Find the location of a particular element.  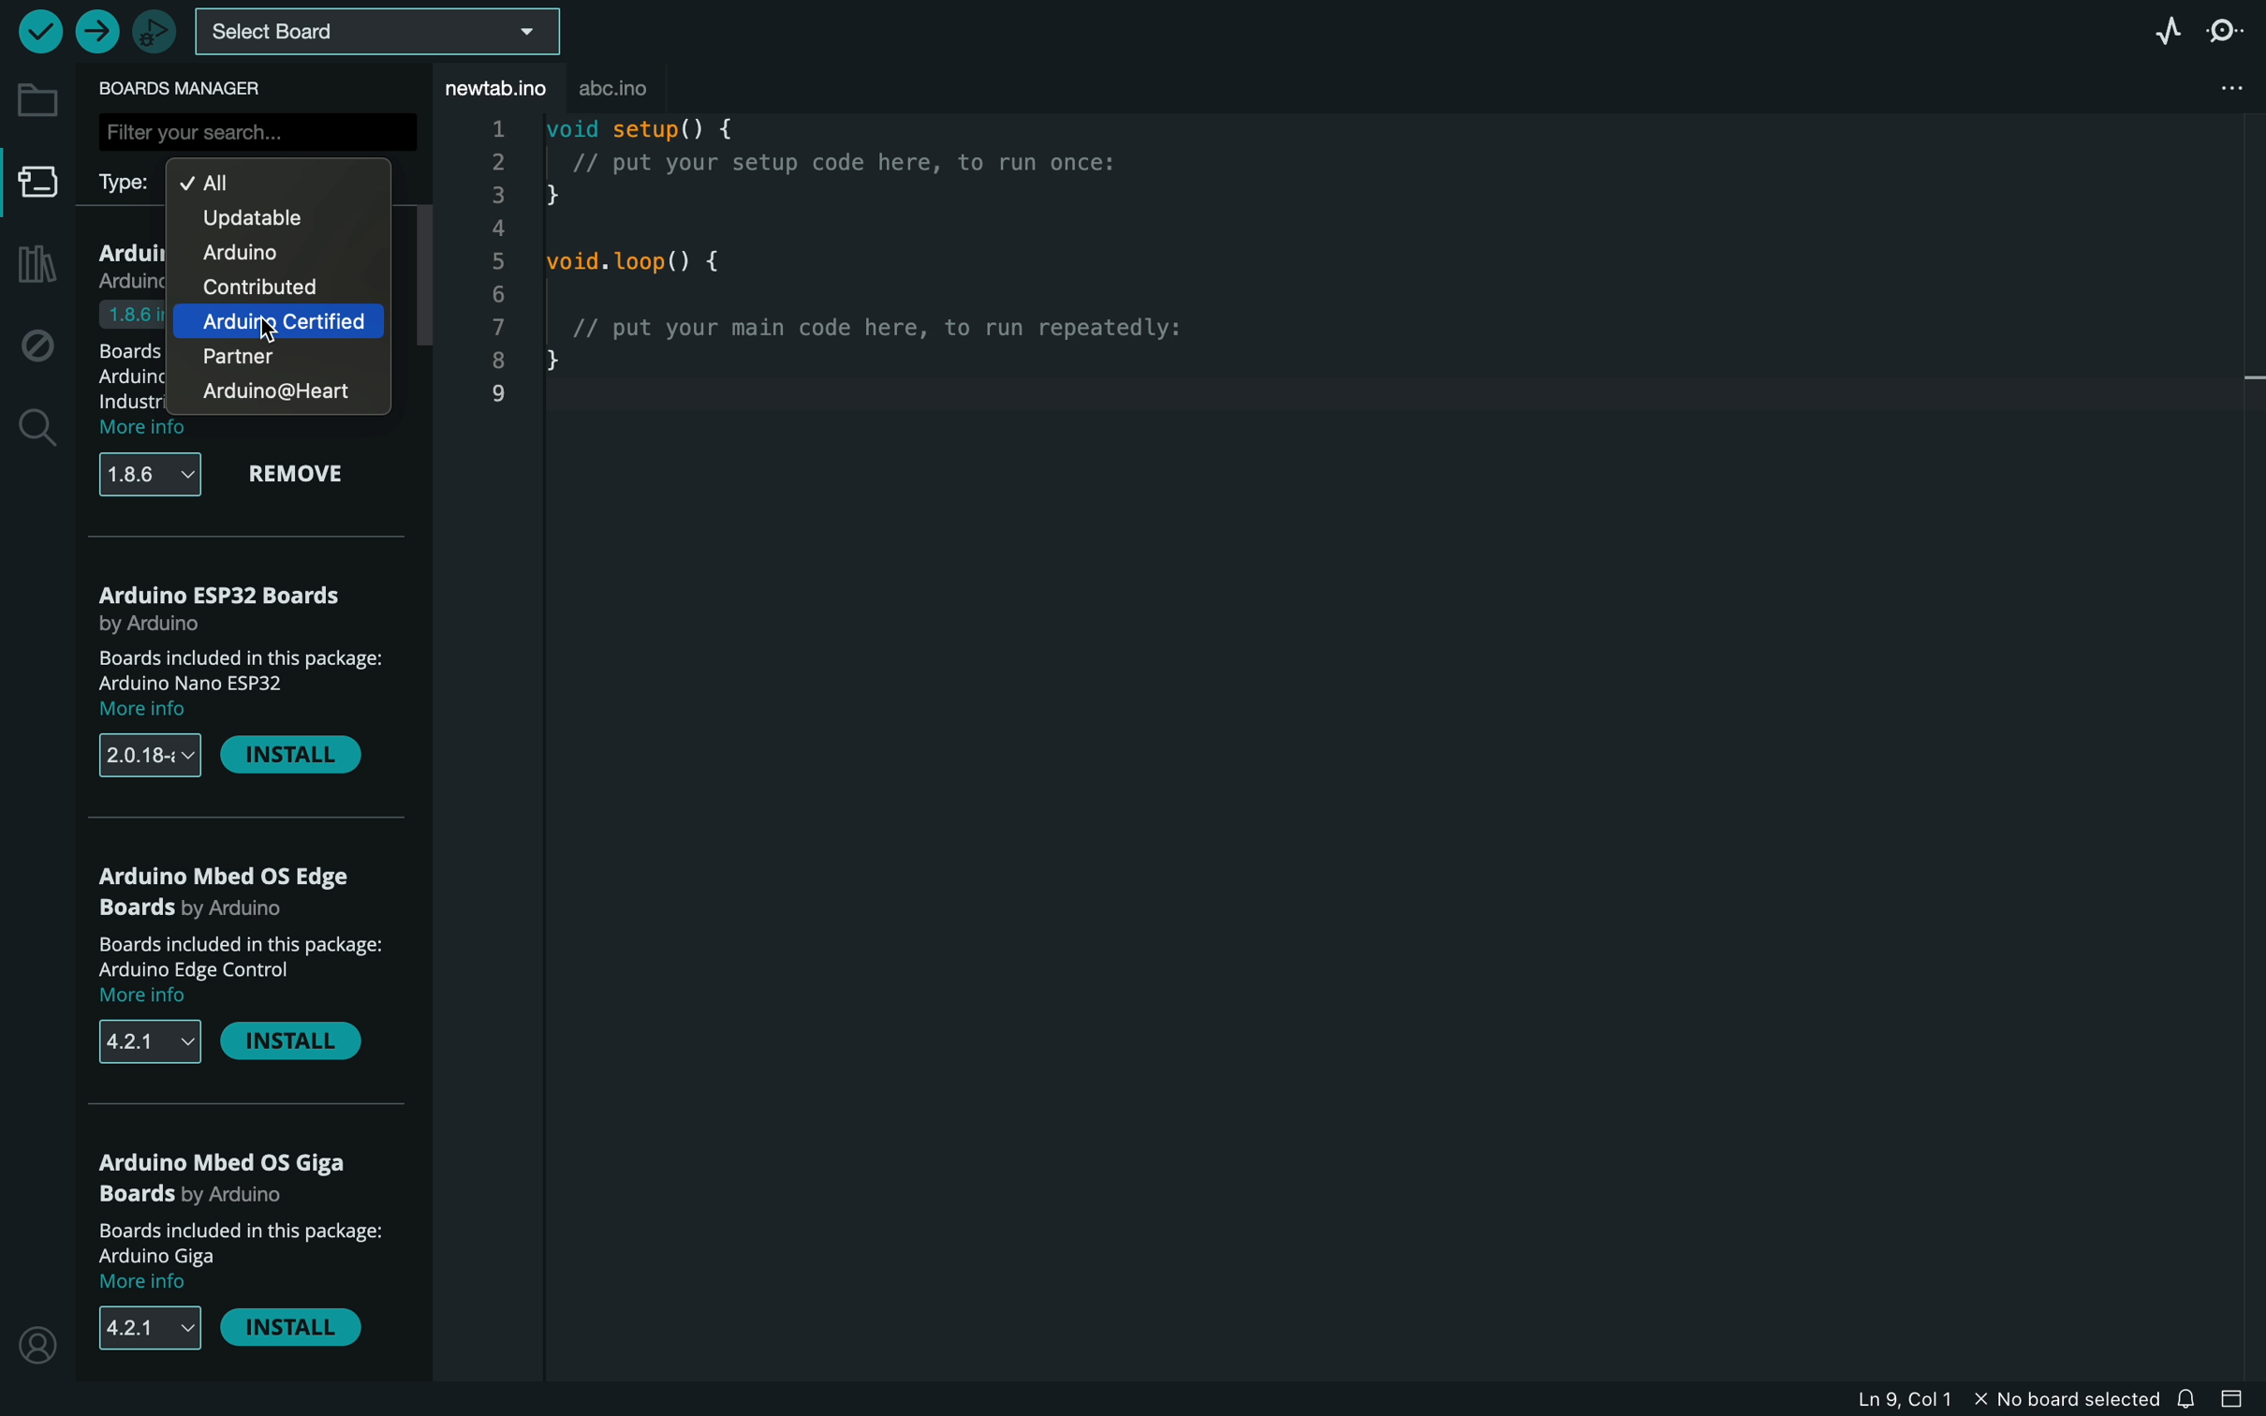

abc .ino is located at coordinates (634, 83).